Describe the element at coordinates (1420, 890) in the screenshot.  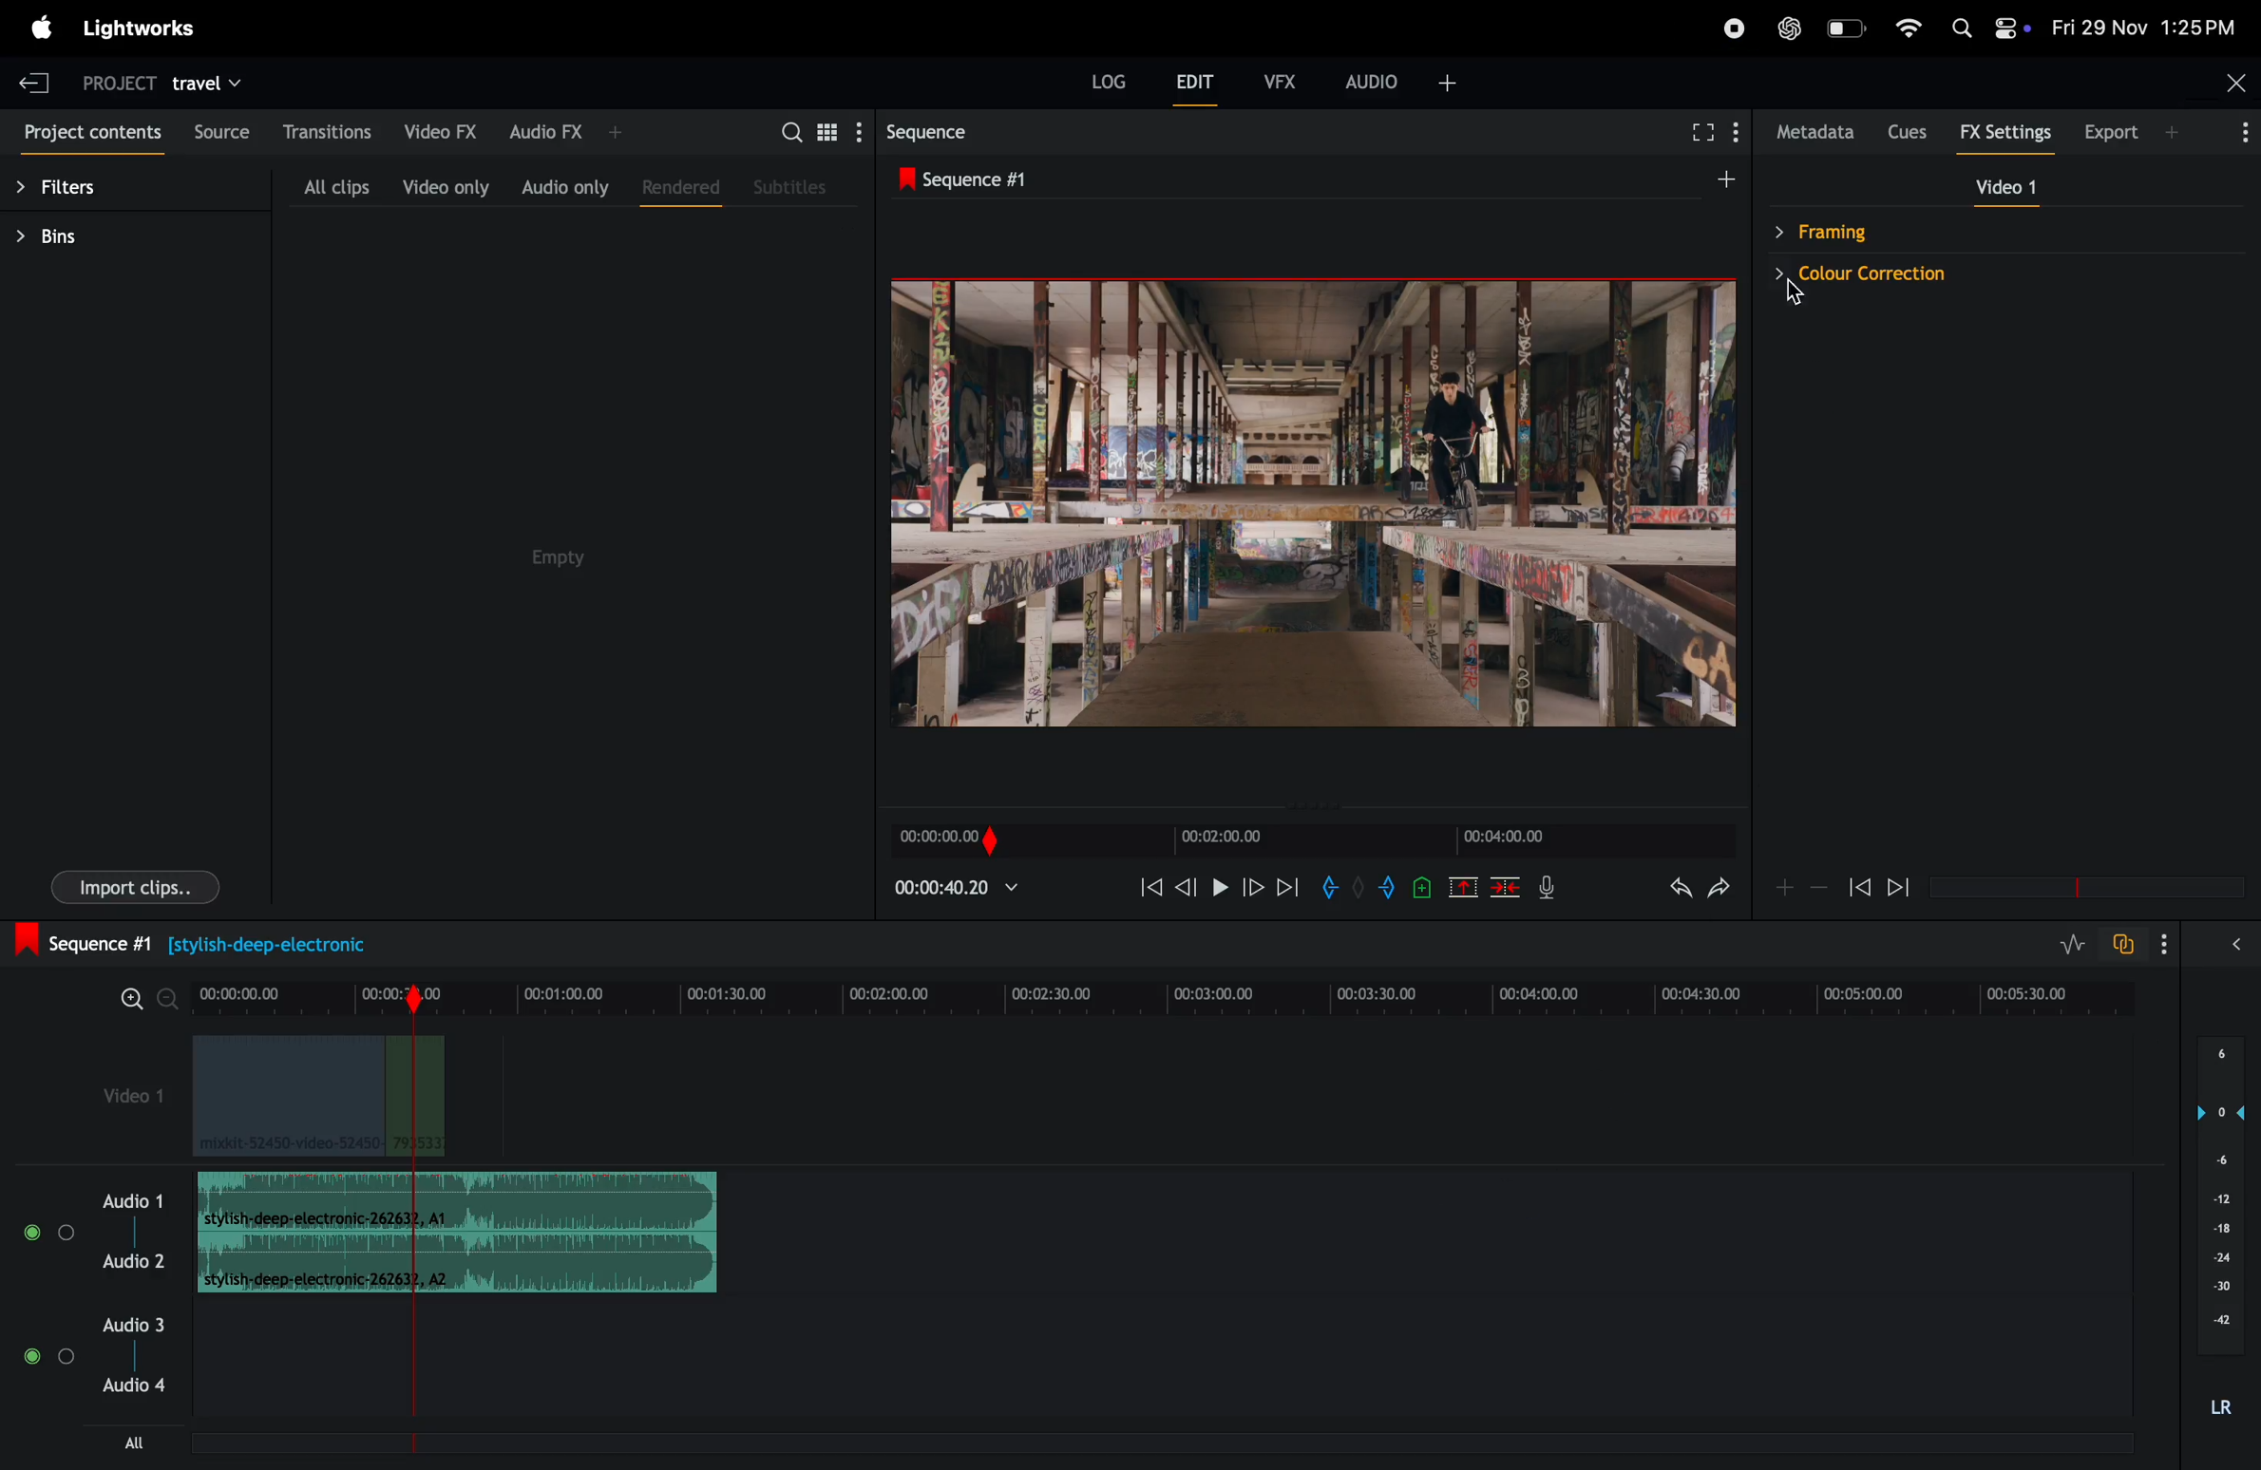
I see `add cue to current position` at that location.